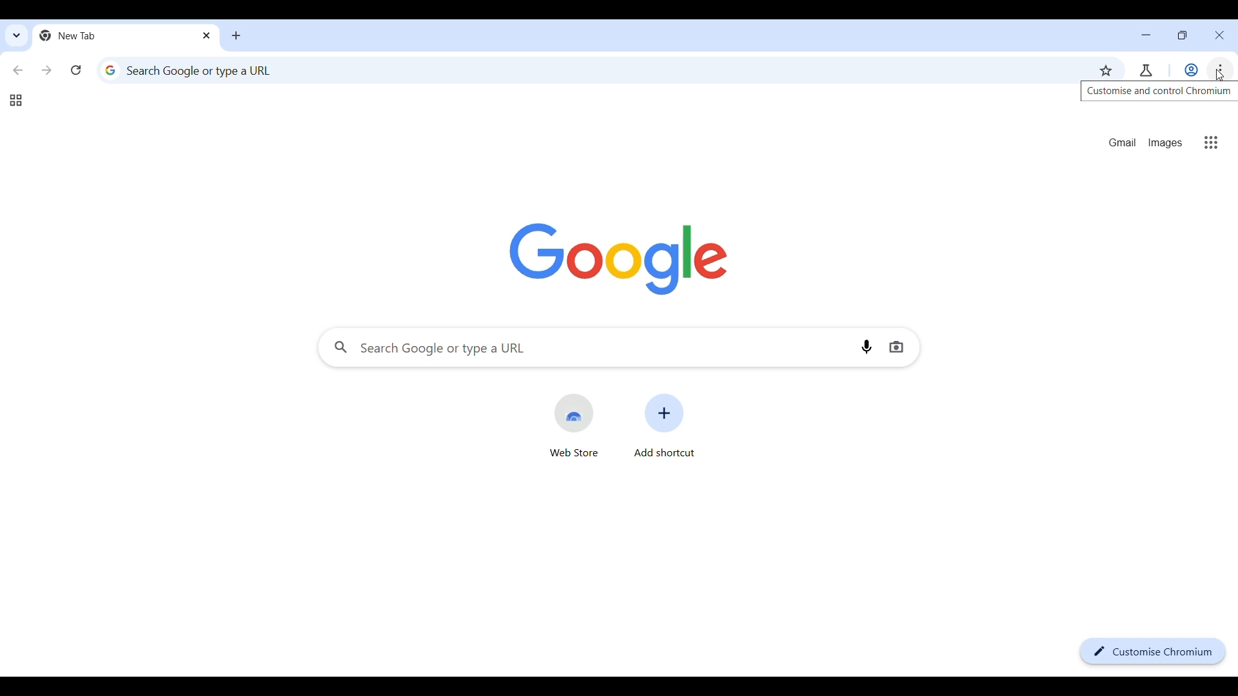  Describe the element at coordinates (574, 426) in the screenshot. I see `Open web store` at that location.